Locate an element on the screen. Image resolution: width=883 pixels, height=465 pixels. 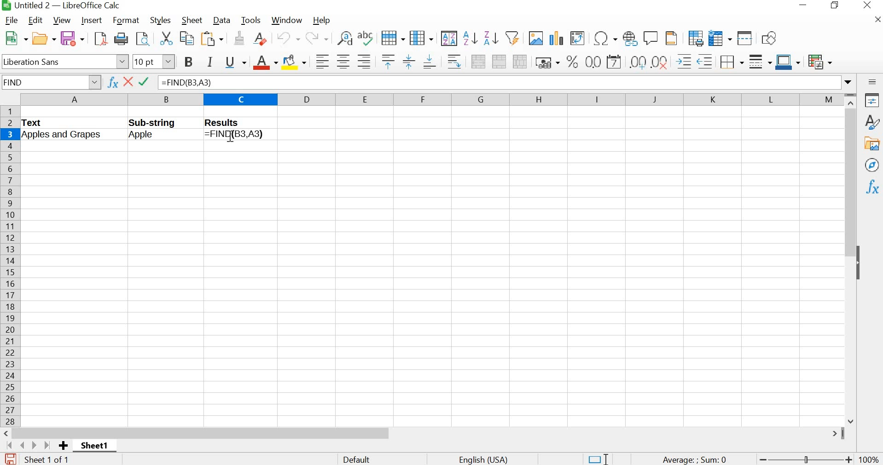
Apple is located at coordinates (151, 136).